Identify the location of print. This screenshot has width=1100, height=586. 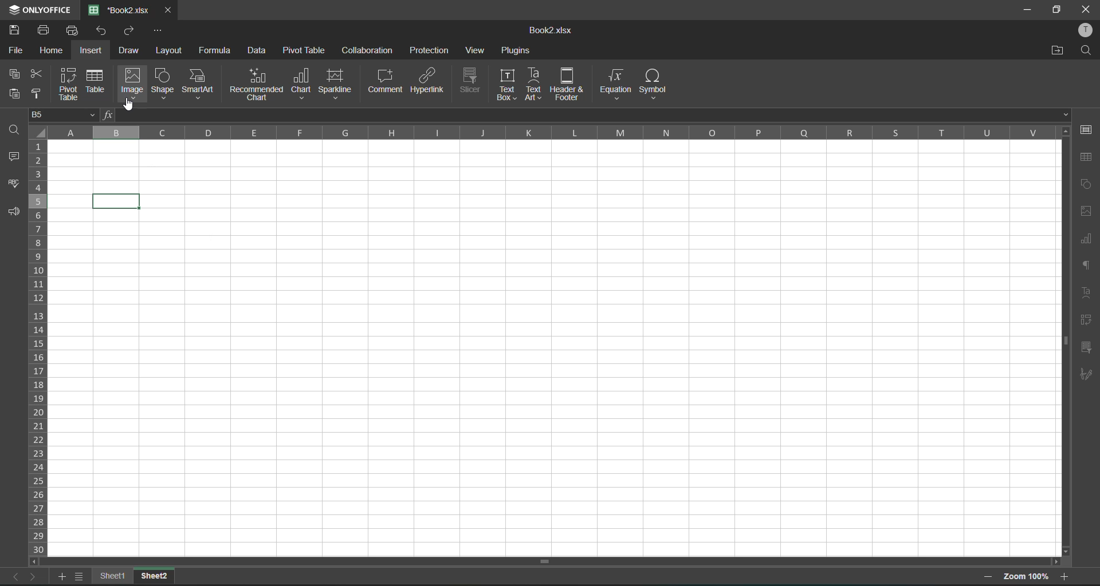
(47, 30).